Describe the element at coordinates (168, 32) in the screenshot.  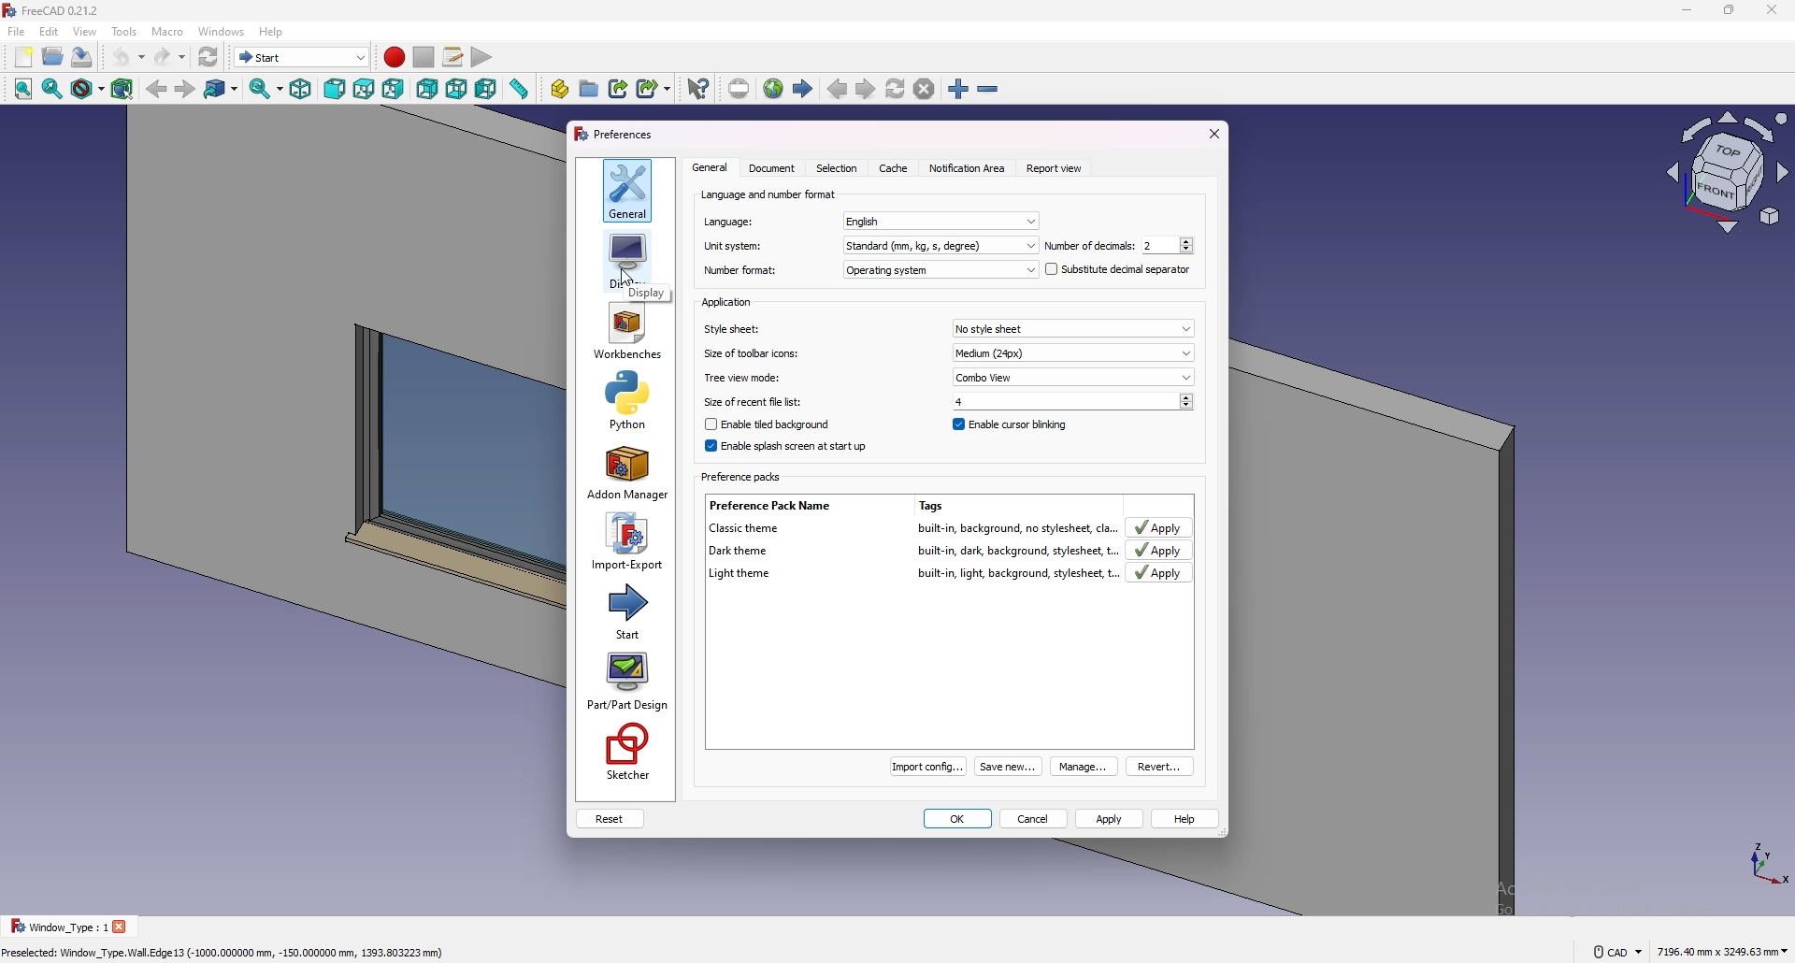
I see `macro` at that location.